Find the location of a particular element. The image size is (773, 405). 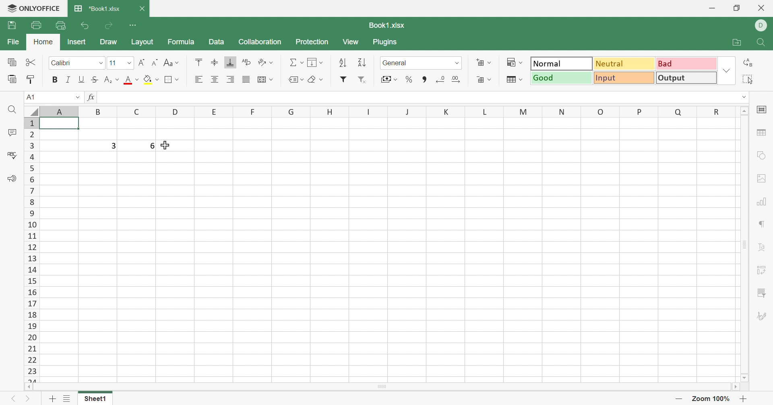

Column names is located at coordinates (386, 110).